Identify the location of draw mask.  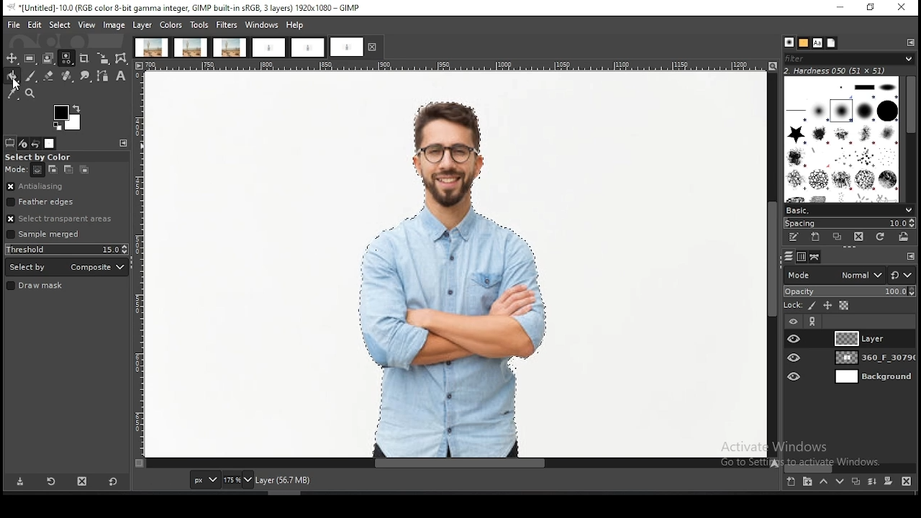
(37, 286).